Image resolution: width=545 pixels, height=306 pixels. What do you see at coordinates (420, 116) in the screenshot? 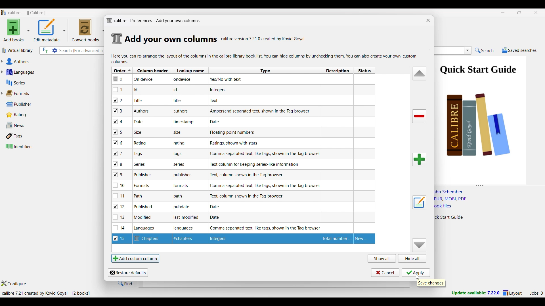
I see `Delete column` at bounding box center [420, 116].